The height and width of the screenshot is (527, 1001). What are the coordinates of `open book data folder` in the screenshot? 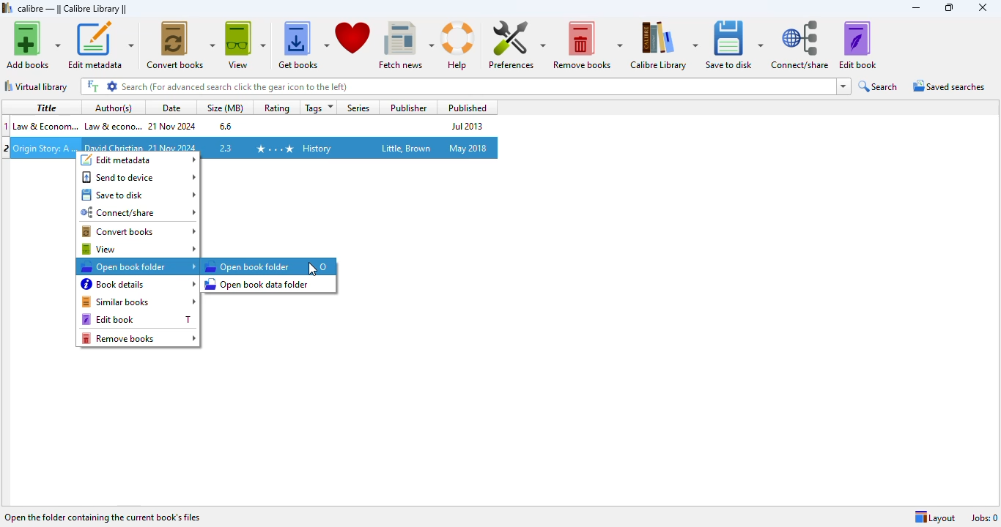 It's located at (258, 283).